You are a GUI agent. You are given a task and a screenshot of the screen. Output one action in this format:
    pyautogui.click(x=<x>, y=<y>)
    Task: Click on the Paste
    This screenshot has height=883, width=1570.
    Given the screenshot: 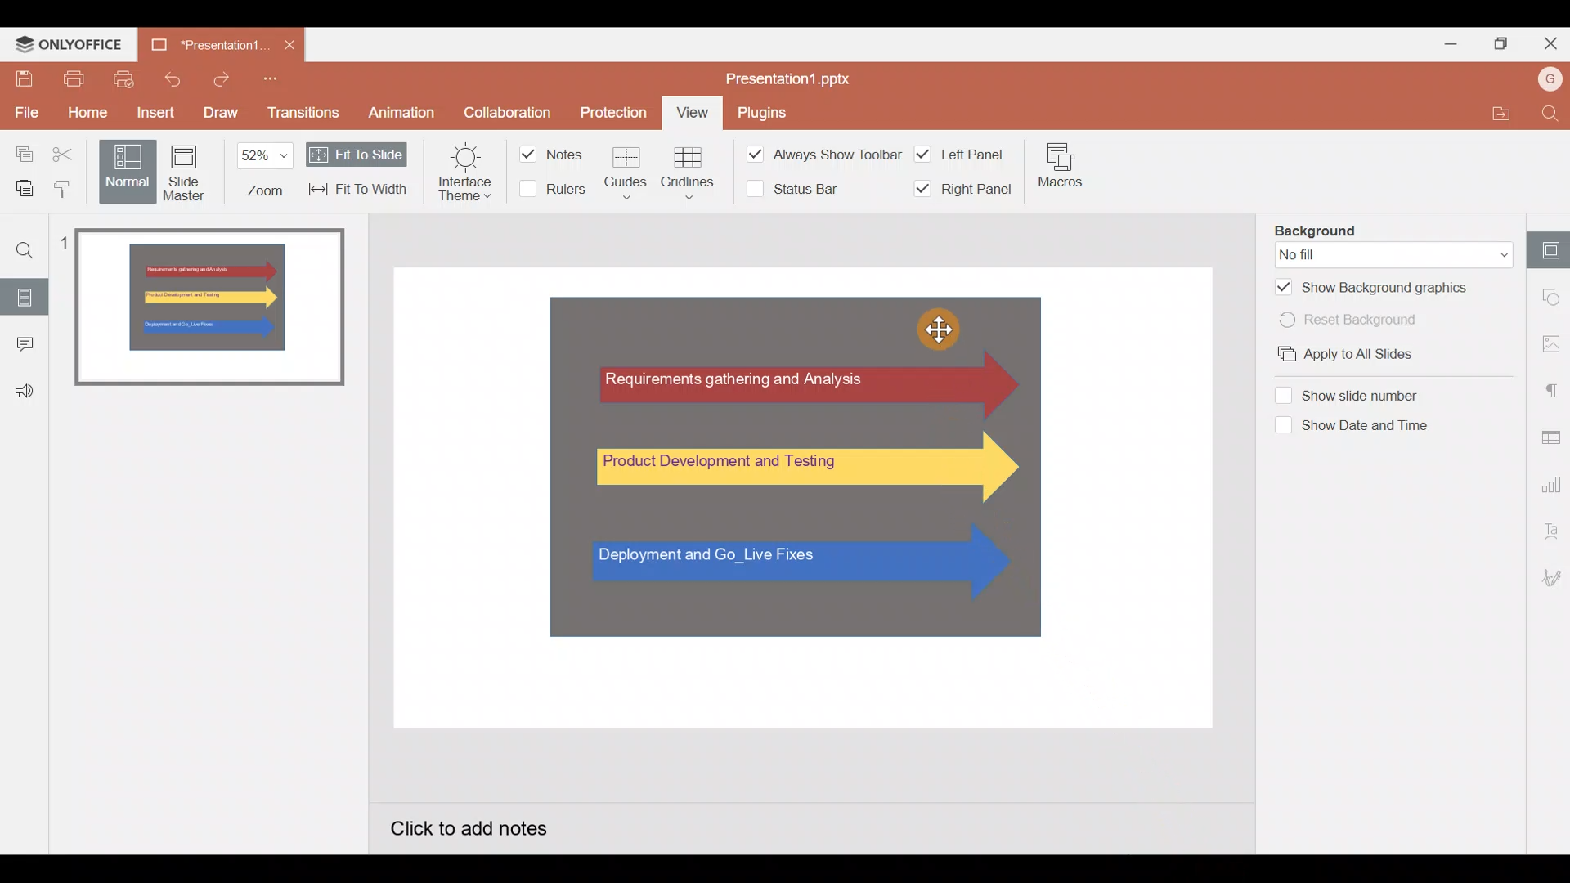 What is the action you would take?
    pyautogui.click(x=20, y=187)
    